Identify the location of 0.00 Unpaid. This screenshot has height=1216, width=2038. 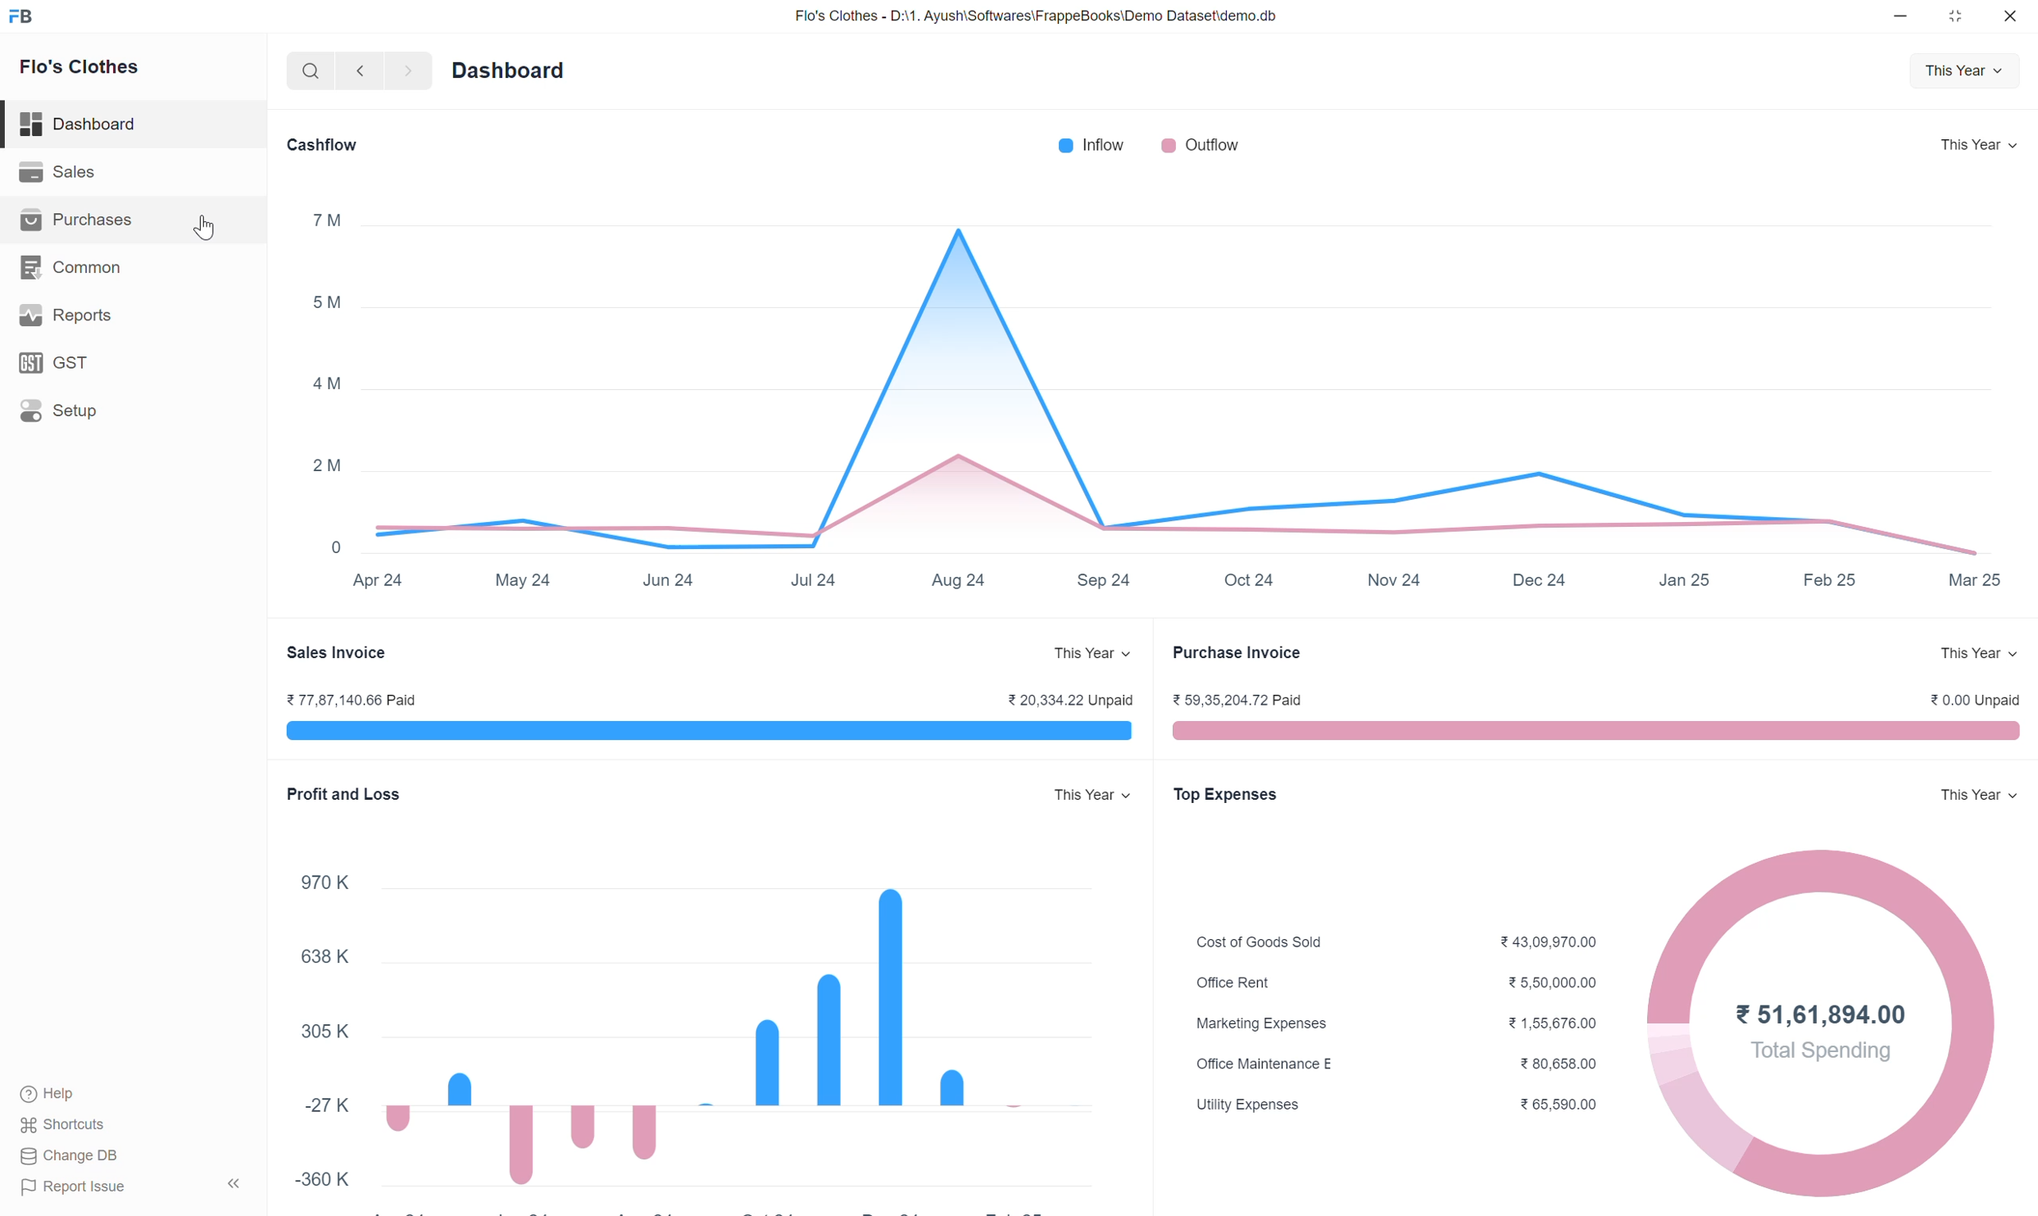
(1977, 700).